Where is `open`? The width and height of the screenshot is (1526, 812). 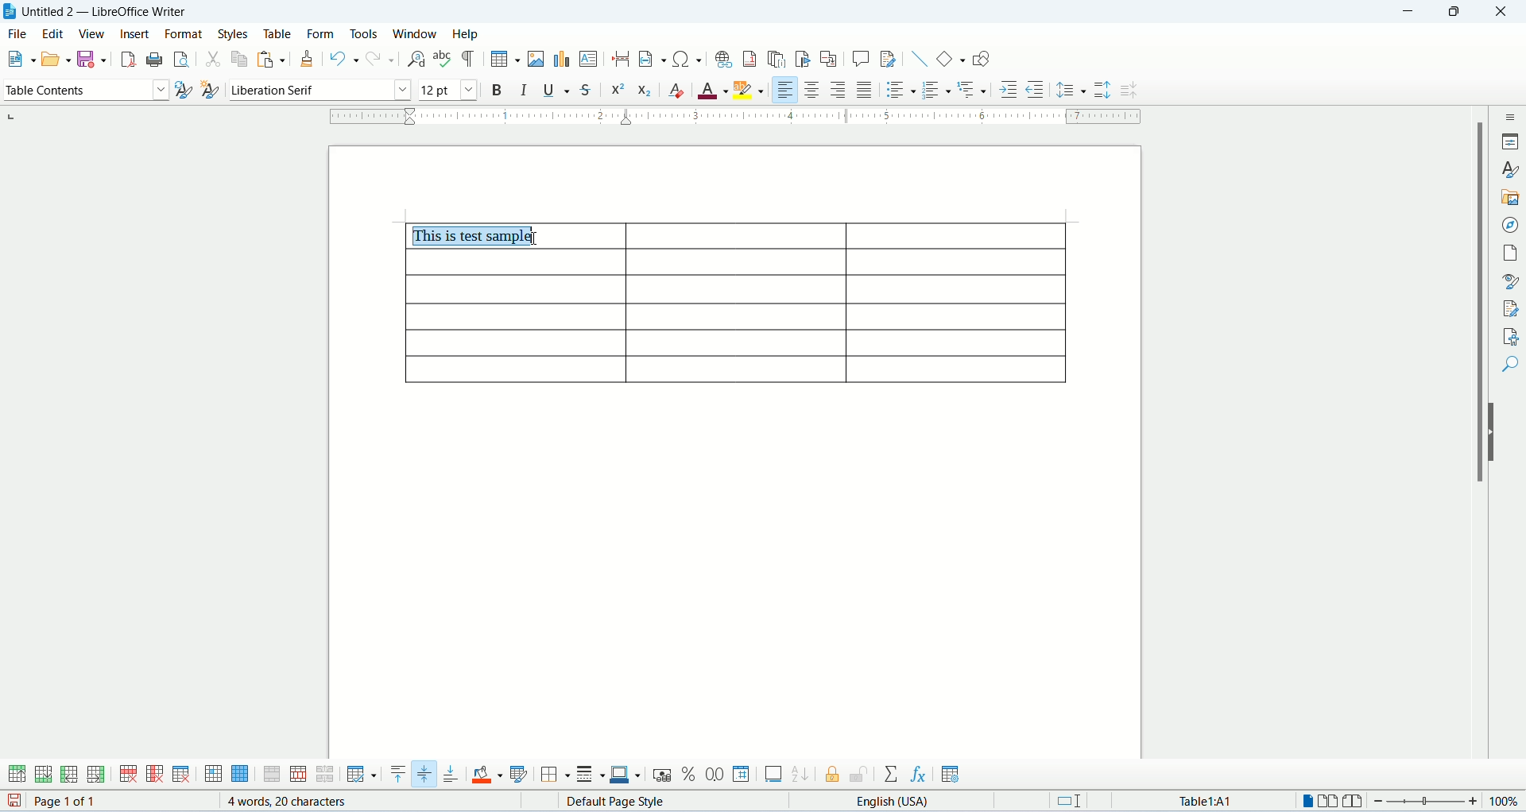
open is located at coordinates (56, 60).